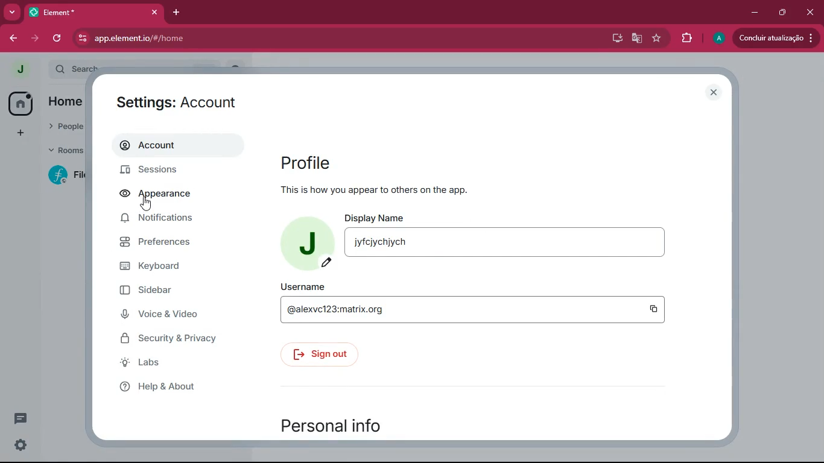  What do you see at coordinates (19, 418) in the screenshot?
I see `message` at bounding box center [19, 418].